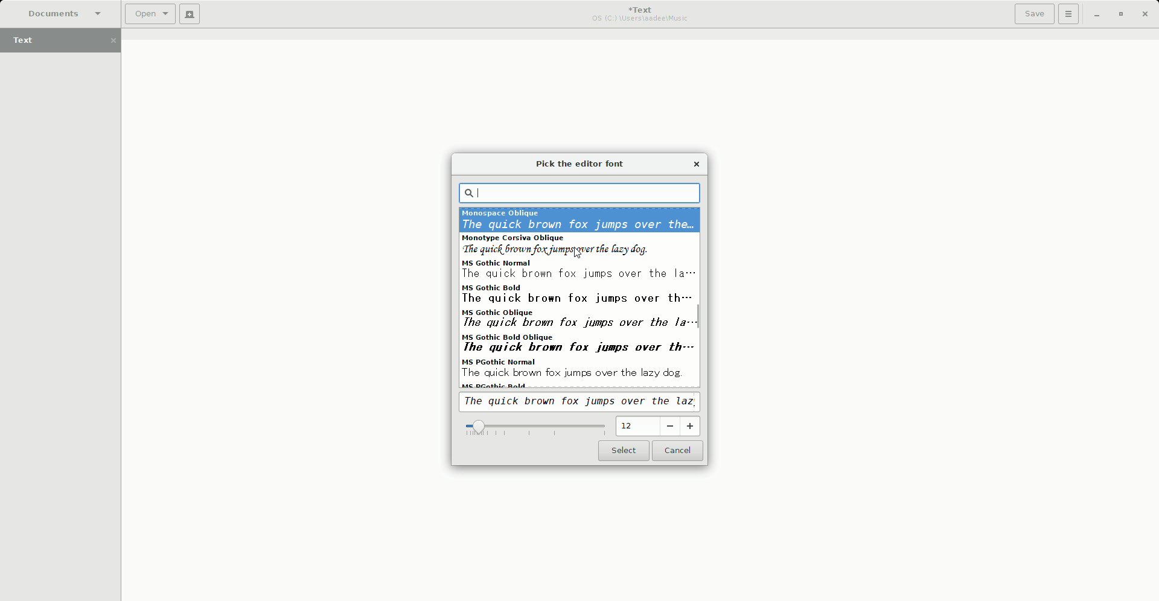 The width and height of the screenshot is (1159, 601). Describe the element at coordinates (698, 162) in the screenshot. I see `Close` at that location.